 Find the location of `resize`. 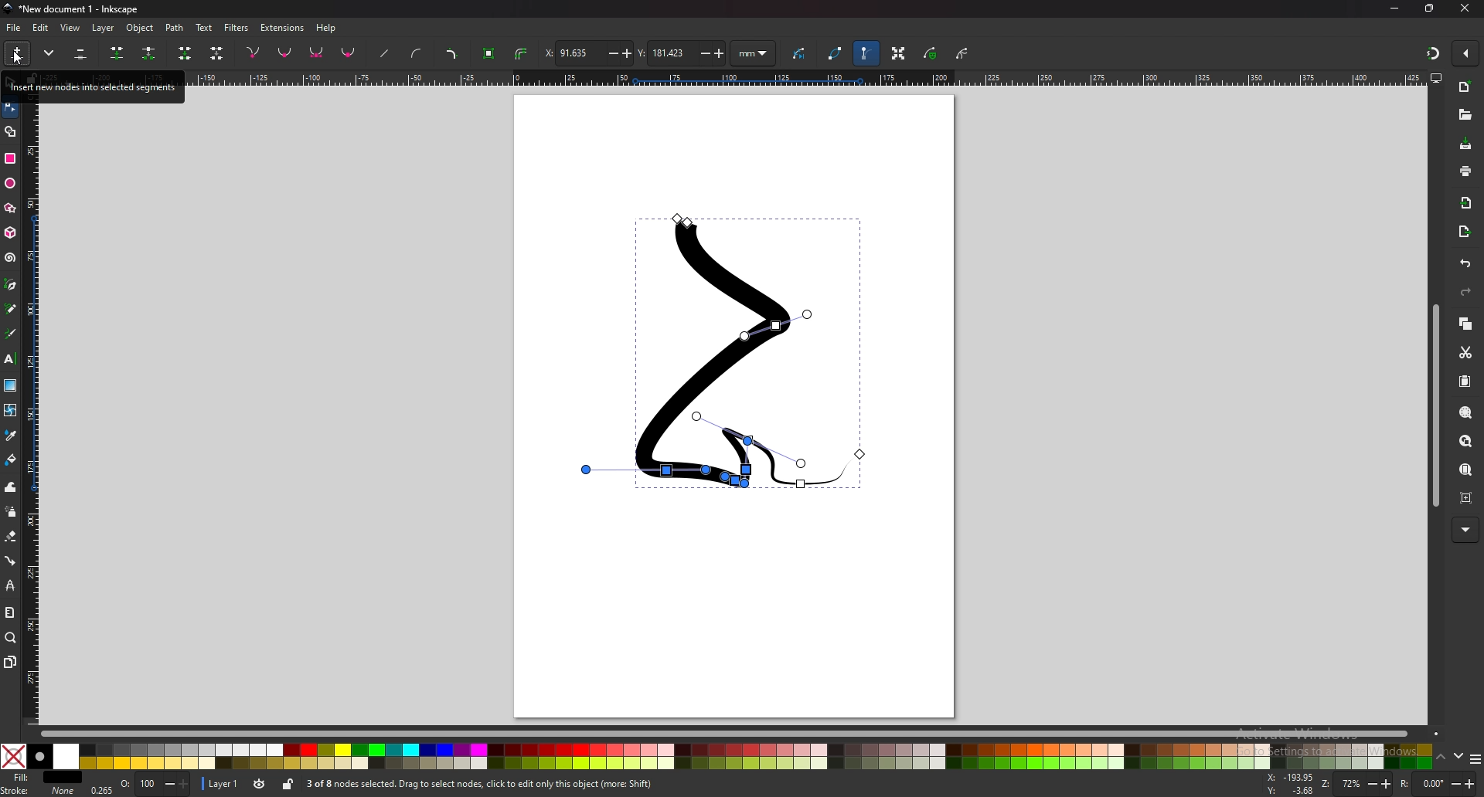

resize is located at coordinates (1431, 9).